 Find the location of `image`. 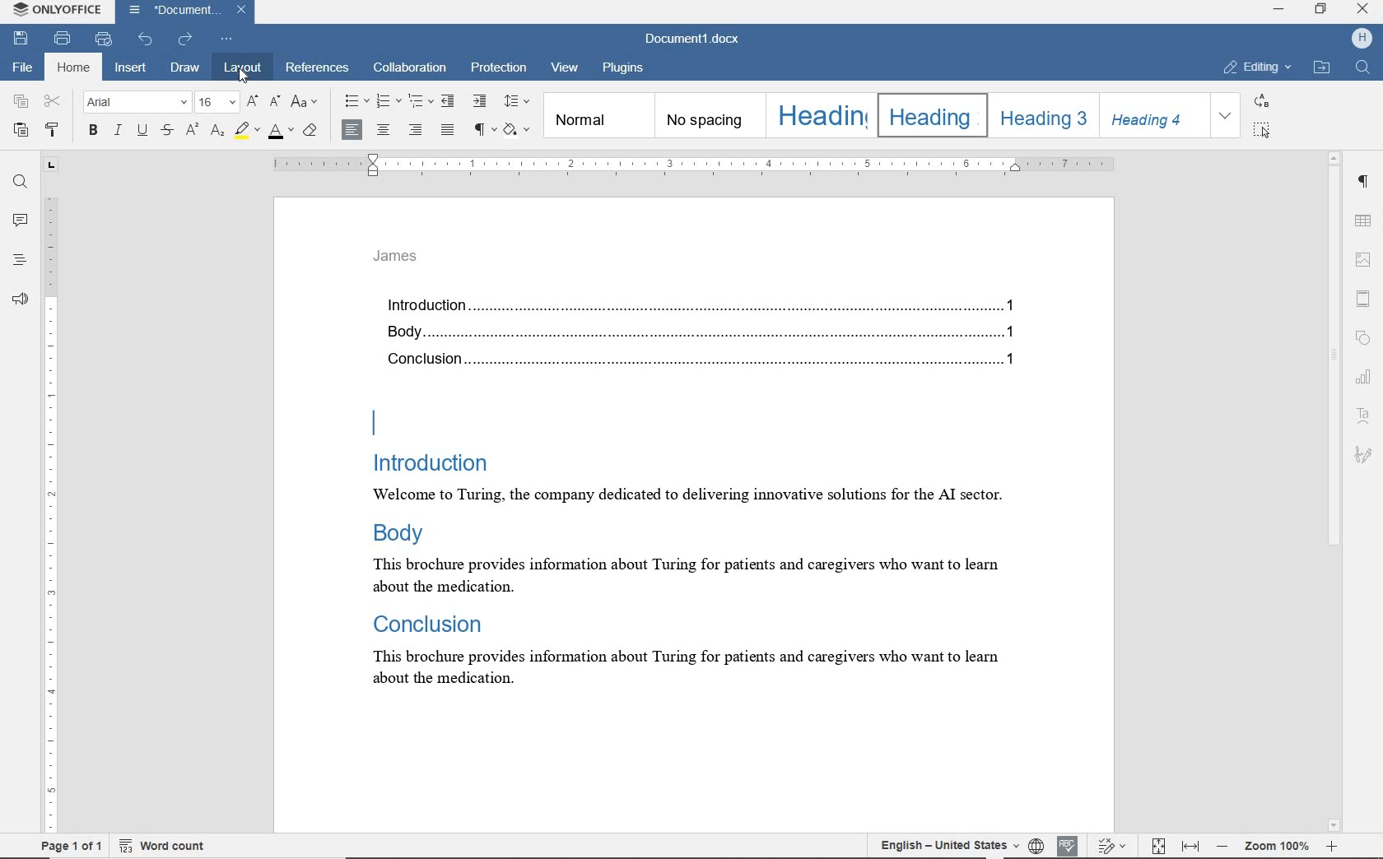

image is located at coordinates (1365, 258).